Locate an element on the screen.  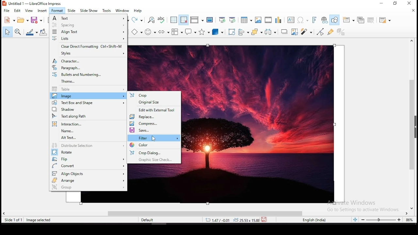
scroll bar is located at coordinates (414, 124).